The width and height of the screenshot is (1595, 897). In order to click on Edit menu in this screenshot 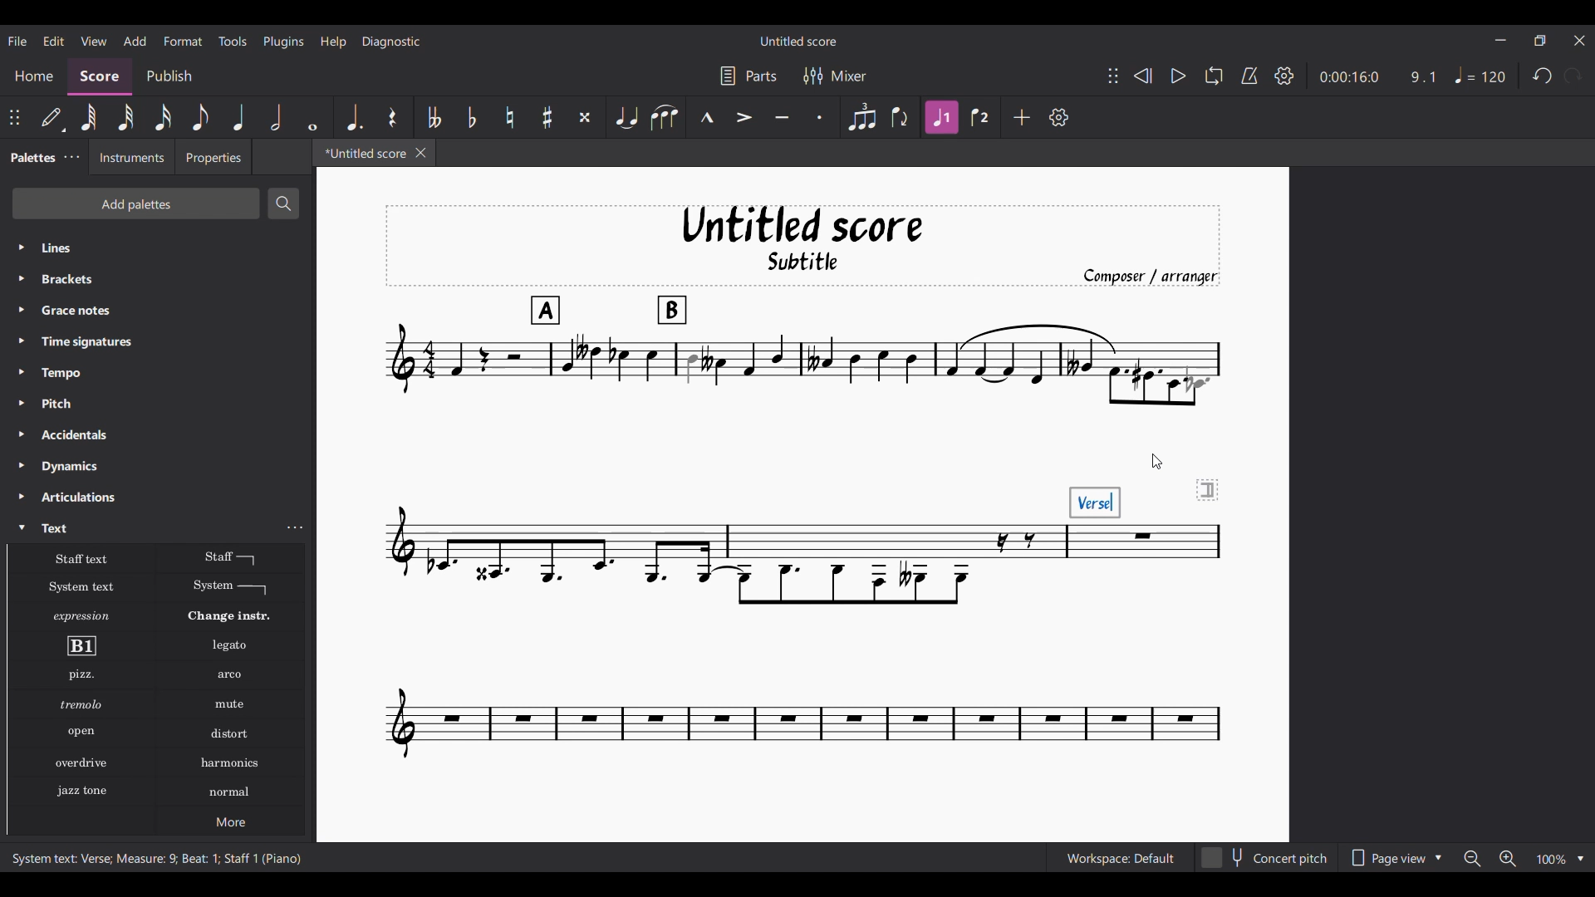, I will do `click(54, 42)`.